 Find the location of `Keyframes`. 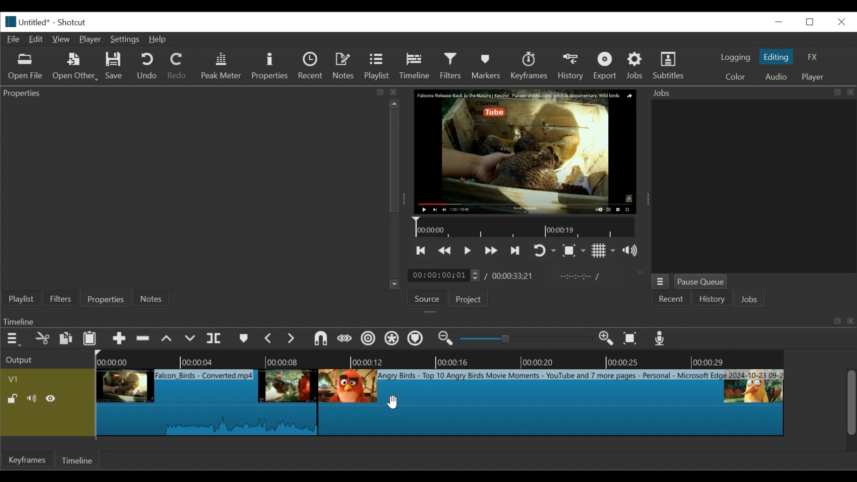

Keyframes is located at coordinates (529, 66).